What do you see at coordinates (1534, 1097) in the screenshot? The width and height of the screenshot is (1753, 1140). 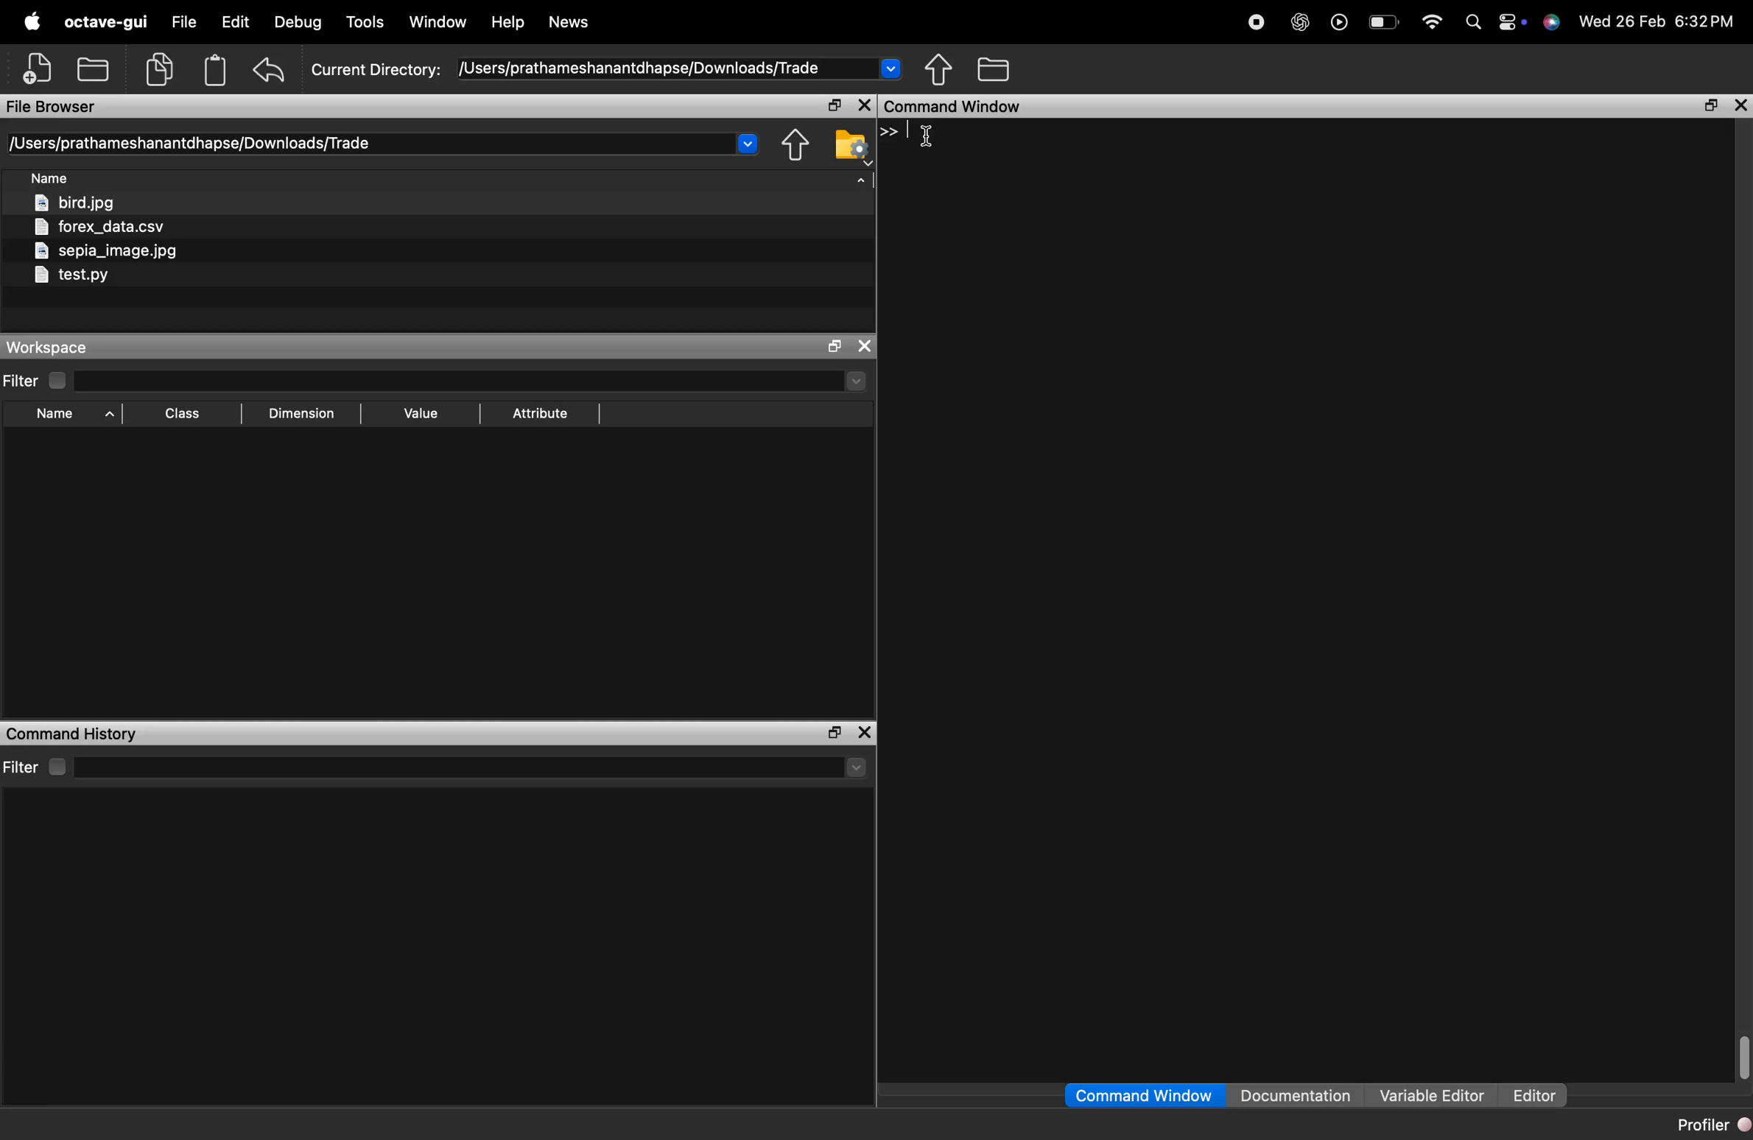 I see `editor` at bounding box center [1534, 1097].